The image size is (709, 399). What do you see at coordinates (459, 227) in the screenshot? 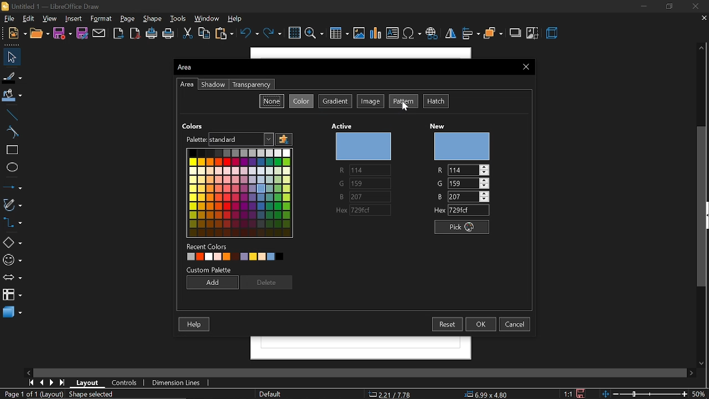
I see `new pick` at bounding box center [459, 227].